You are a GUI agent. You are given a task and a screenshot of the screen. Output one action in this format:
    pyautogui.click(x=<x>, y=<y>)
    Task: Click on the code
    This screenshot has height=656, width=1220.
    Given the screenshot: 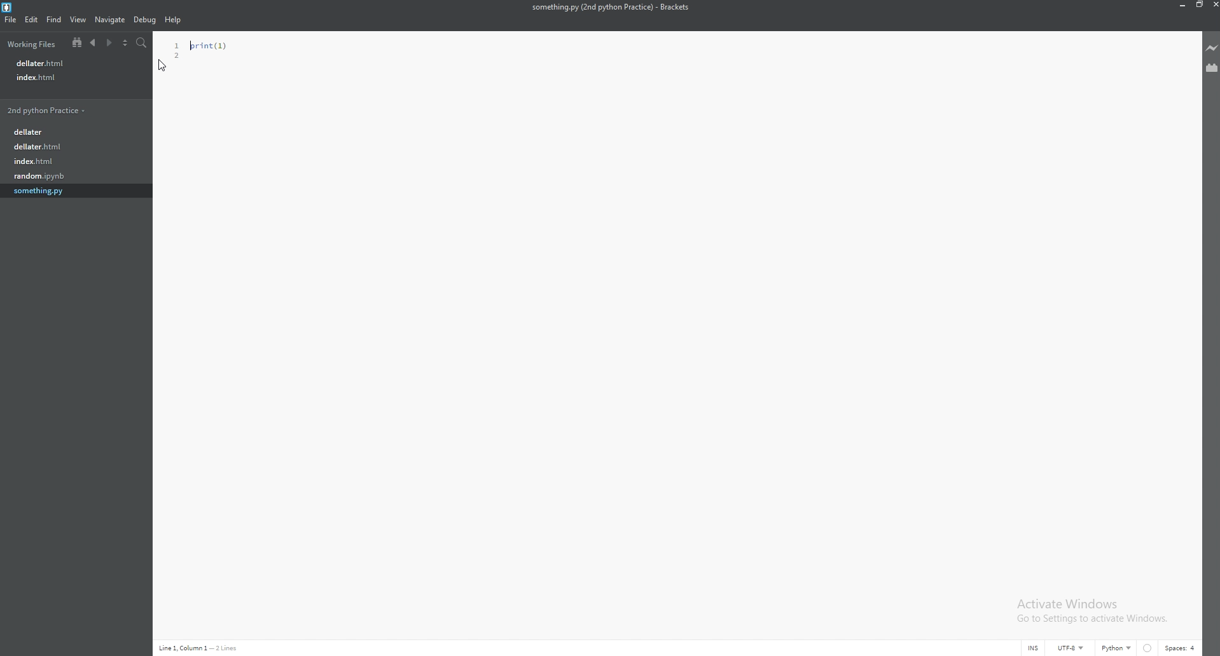 What is the action you would take?
    pyautogui.click(x=191, y=45)
    